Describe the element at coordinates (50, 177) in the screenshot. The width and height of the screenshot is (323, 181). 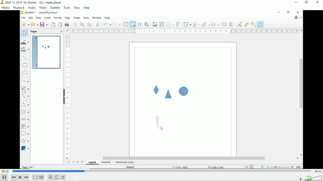
I see `Toggle playlist` at that location.